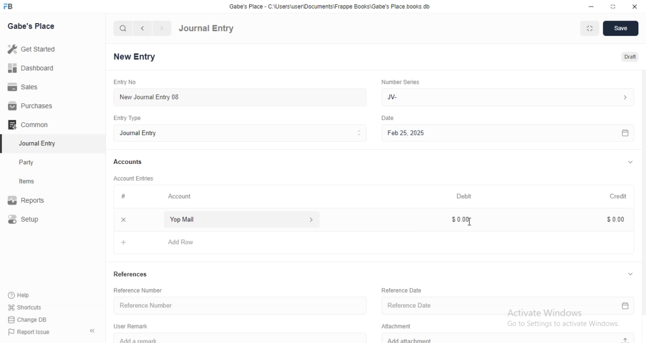 This screenshot has height=343, width=646. Describe the element at coordinates (34, 200) in the screenshot. I see `Report` at that location.